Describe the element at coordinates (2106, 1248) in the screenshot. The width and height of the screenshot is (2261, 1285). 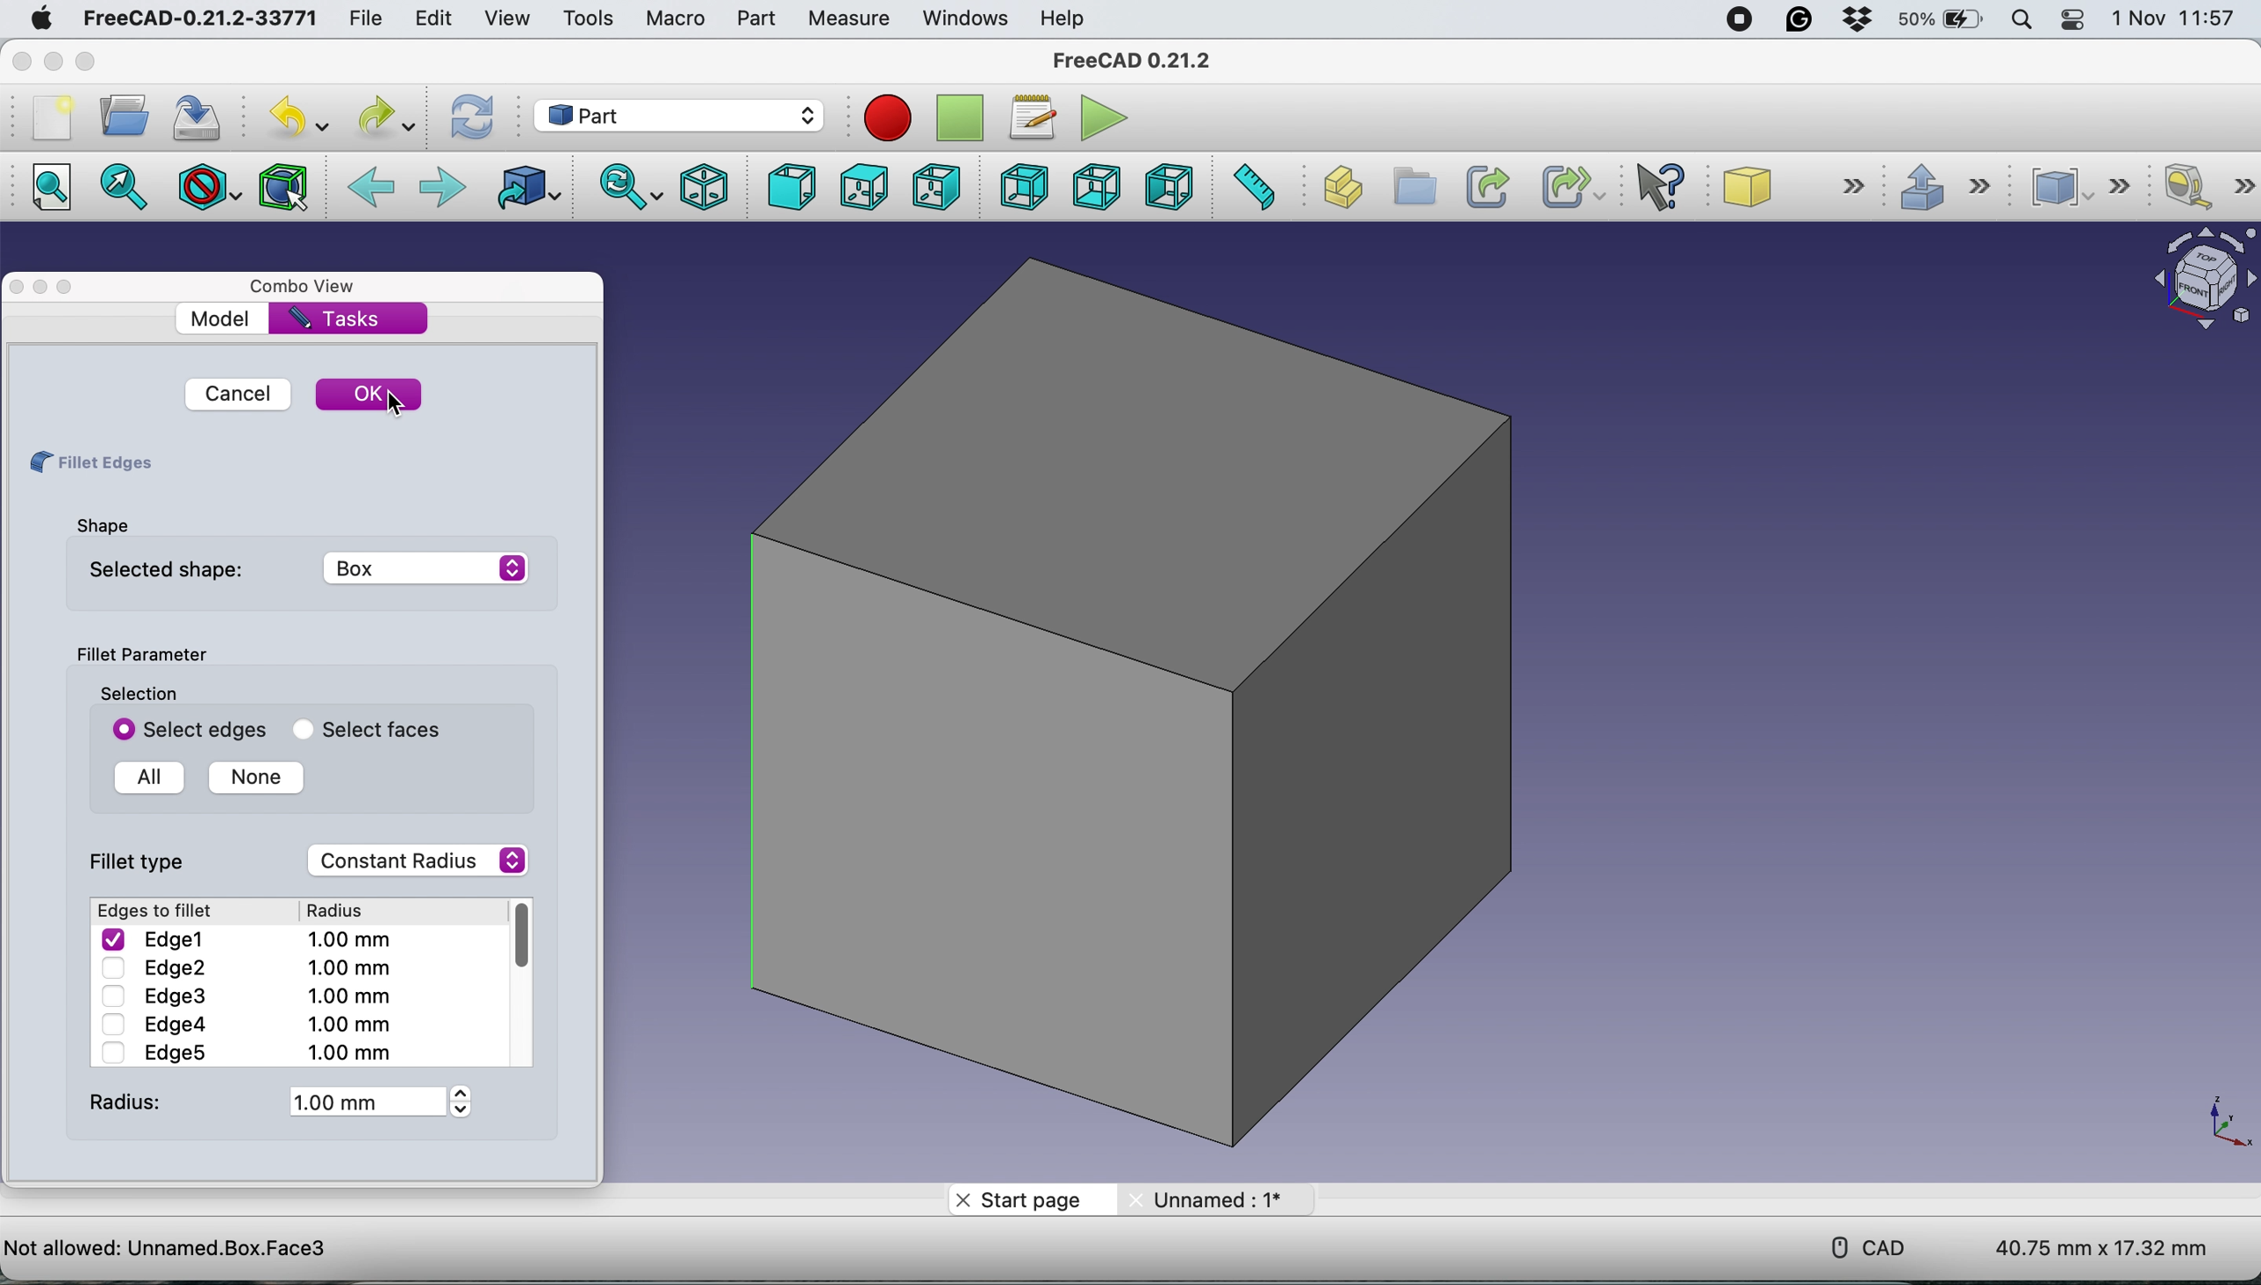
I see `dimensions 40.75 mm x 17.32mm` at that location.